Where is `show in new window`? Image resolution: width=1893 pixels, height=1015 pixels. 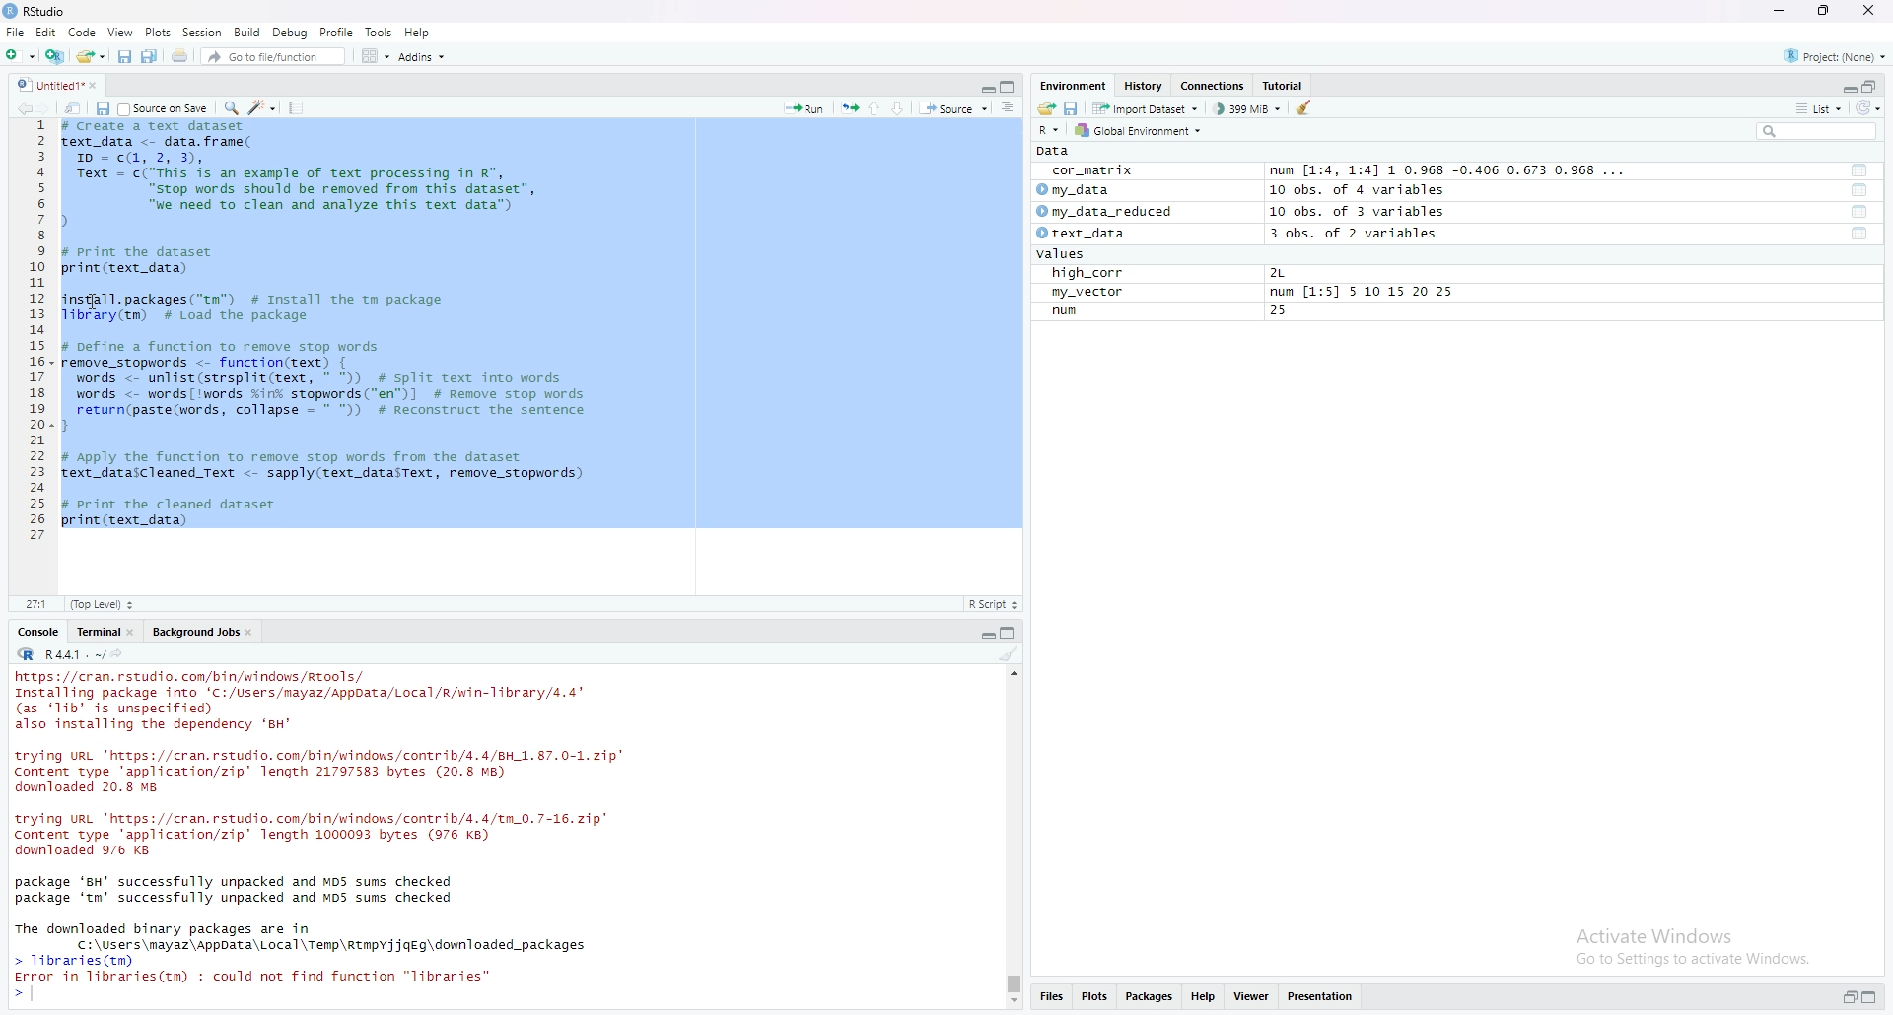 show in new window is located at coordinates (74, 108).